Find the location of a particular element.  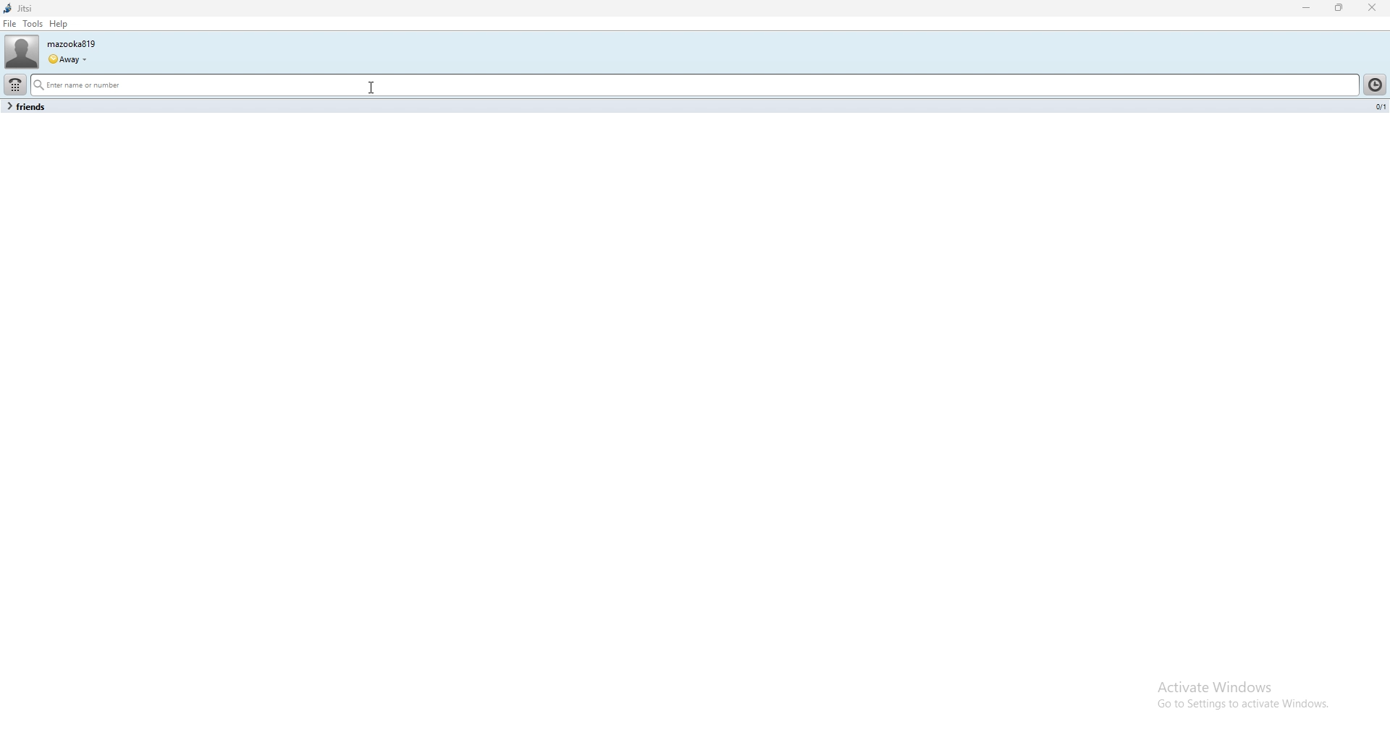

user photo is located at coordinates (20, 51).